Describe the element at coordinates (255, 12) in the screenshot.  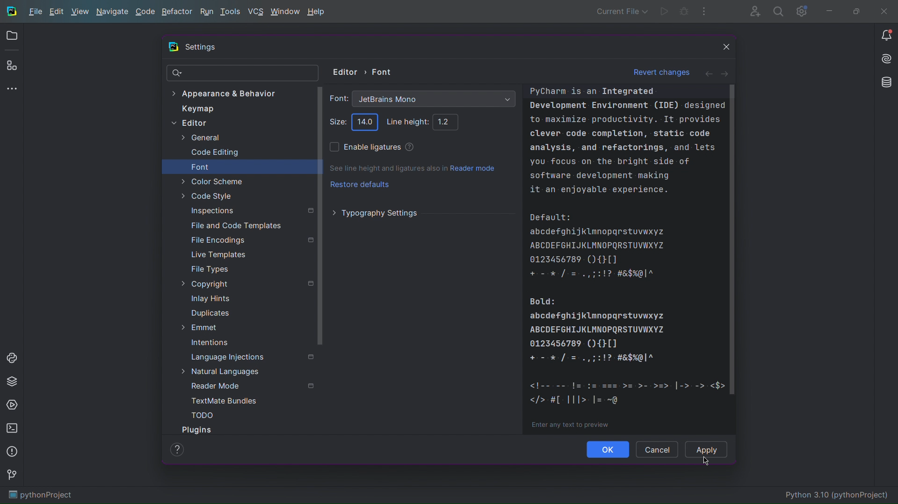
I see `VCS` at that location.